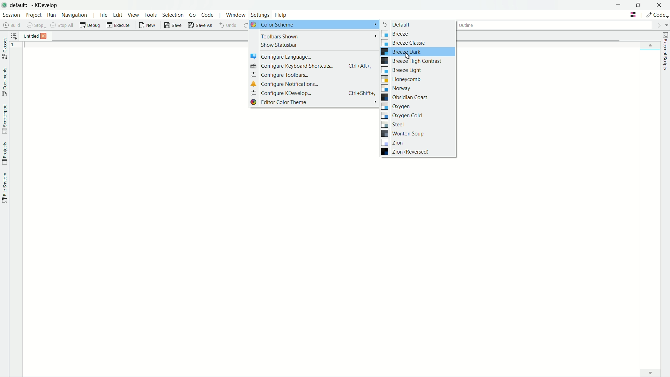 Image resolution: width=670 pixels, height=377 pixels. Describe the element at coordinates (314, 102) in the screenshot. I see `editor color theme` at that location.